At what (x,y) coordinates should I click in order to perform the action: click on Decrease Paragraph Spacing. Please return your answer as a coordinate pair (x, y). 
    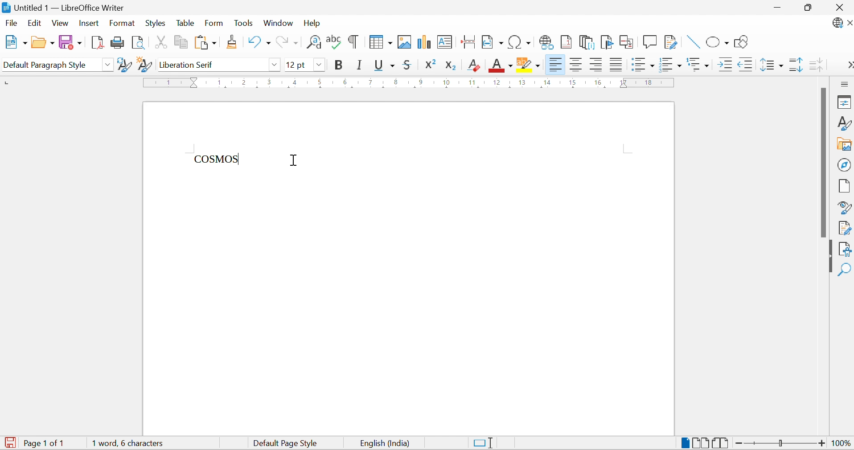
    Looking at the image, I should click on (816, 65).